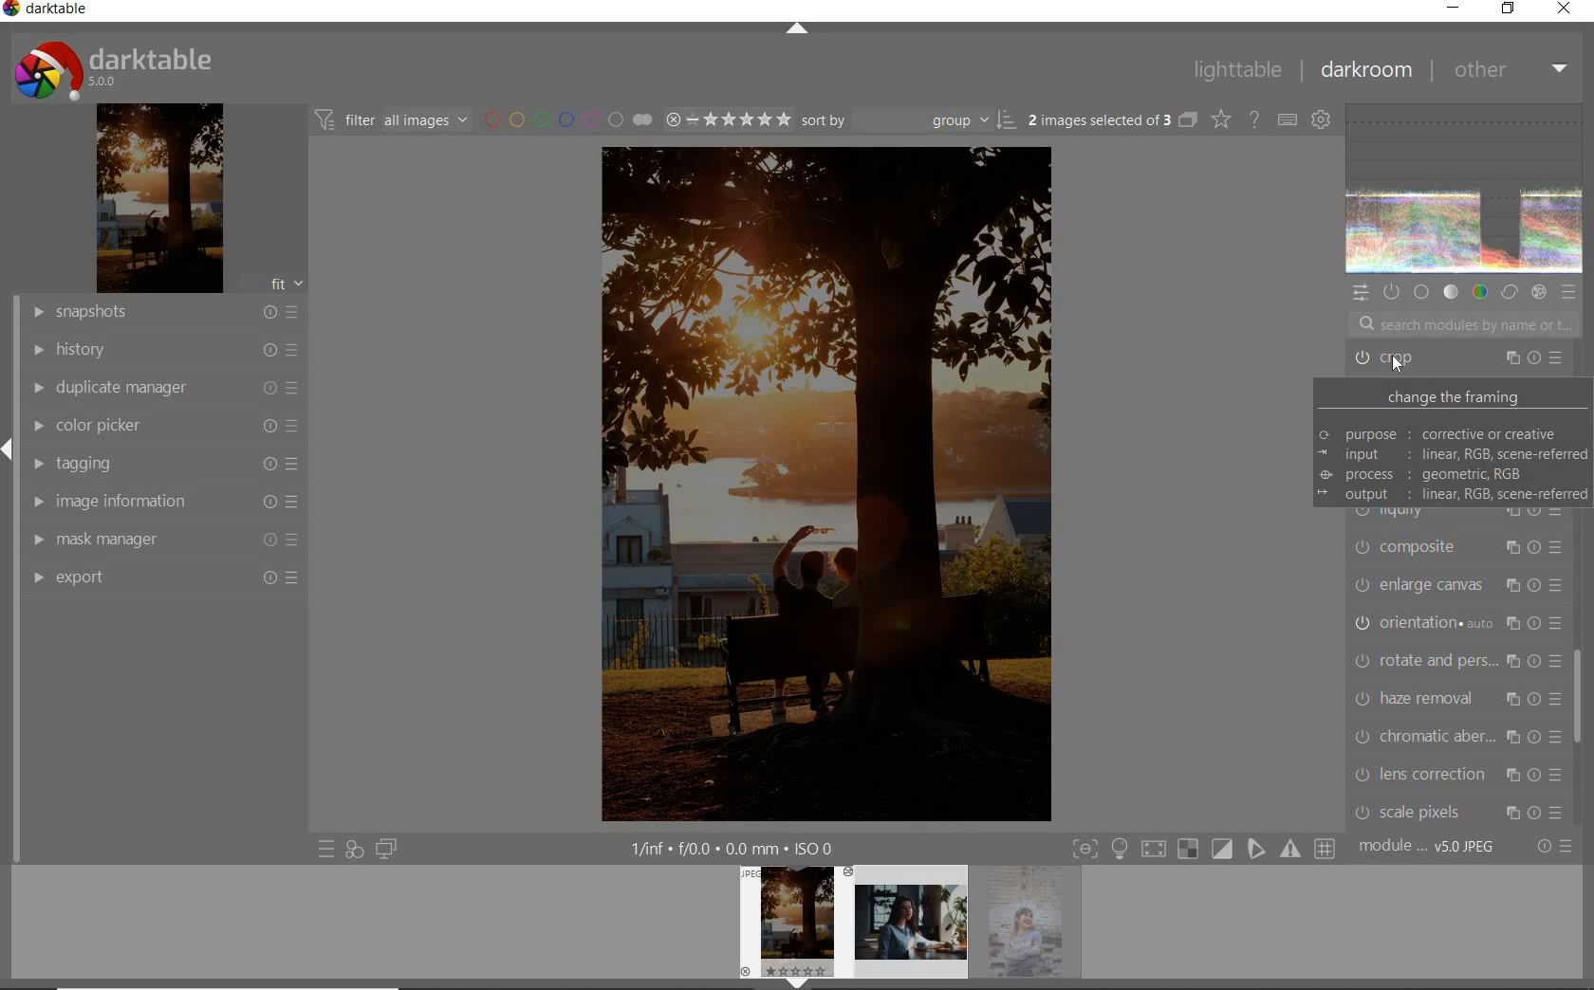 The image size is (1594, 990). I want to click on scale pixels, so click(1459, 815).